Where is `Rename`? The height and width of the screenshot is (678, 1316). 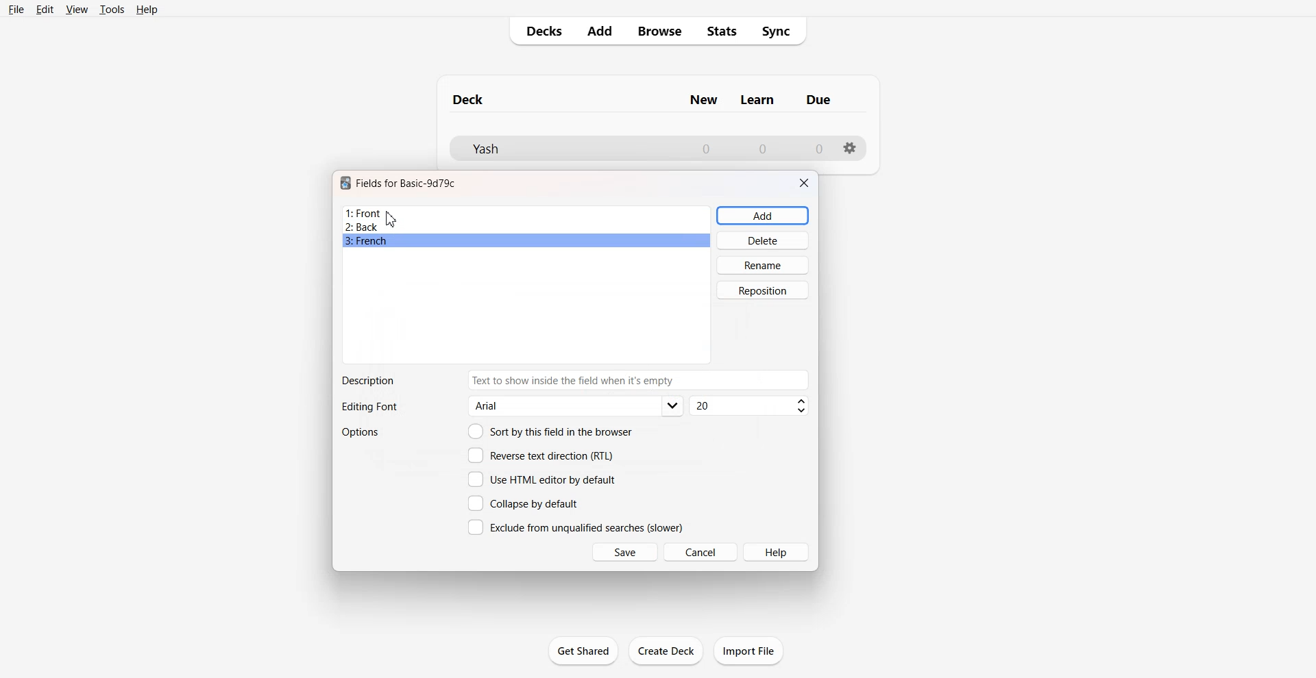
Rename is located at coordinates (764, 265).